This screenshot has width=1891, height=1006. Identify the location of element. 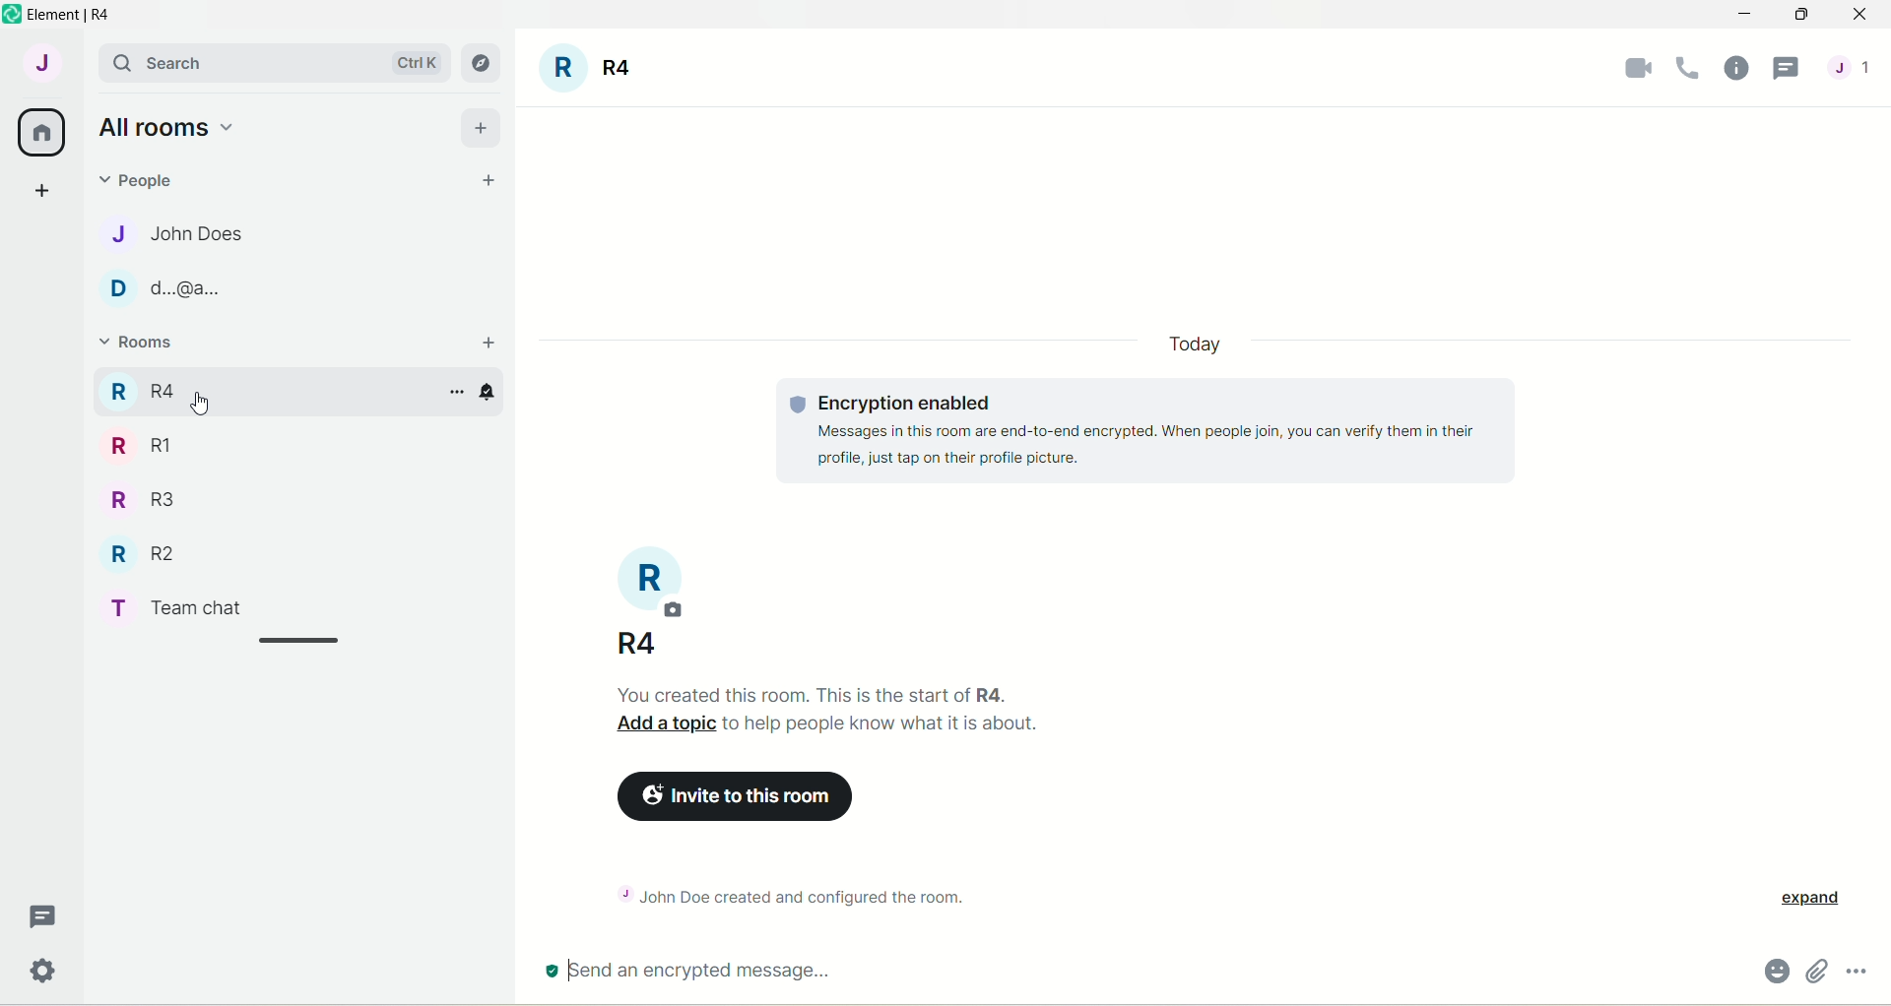
(76, 15).